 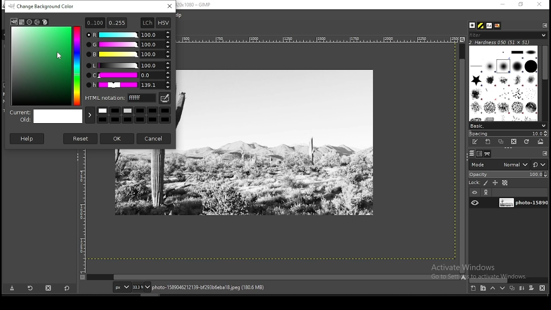 I want to click on 0.255, so click(x=117, y=22).